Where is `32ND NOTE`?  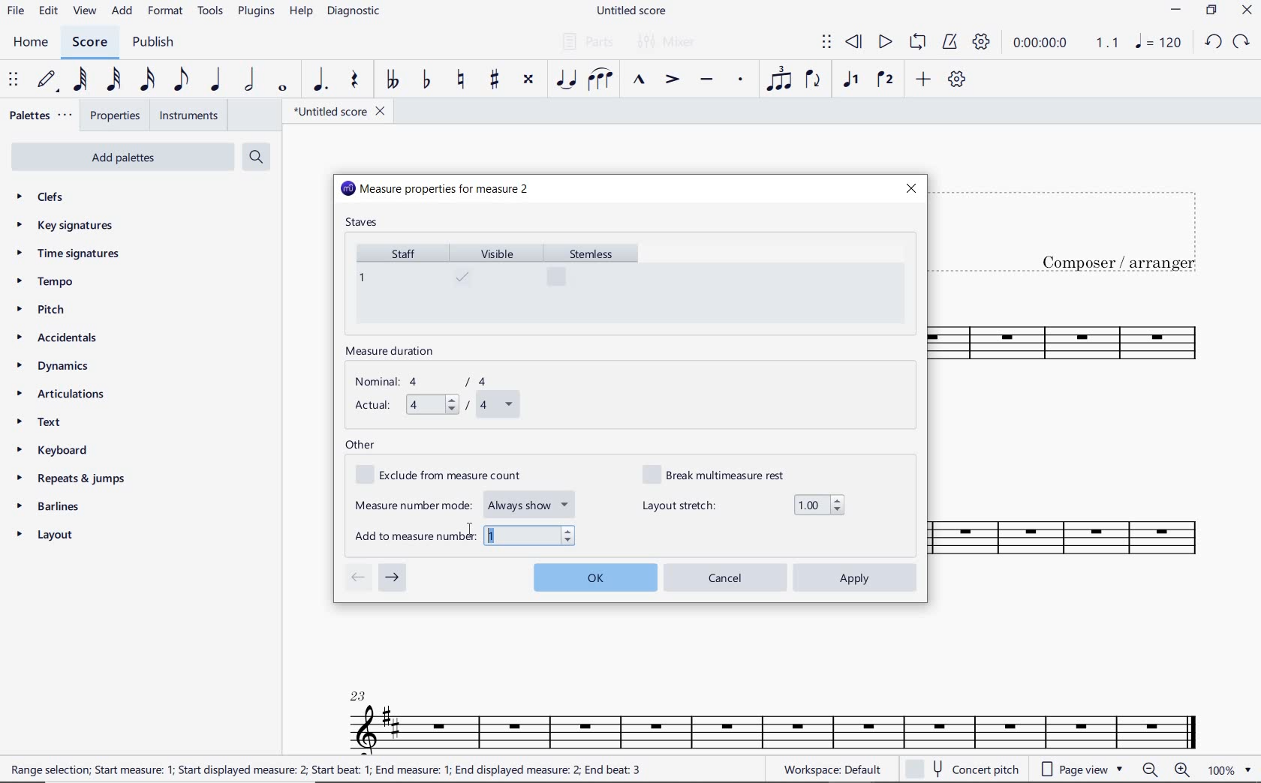 32ND NOTE is located at coordinates (114, 80).